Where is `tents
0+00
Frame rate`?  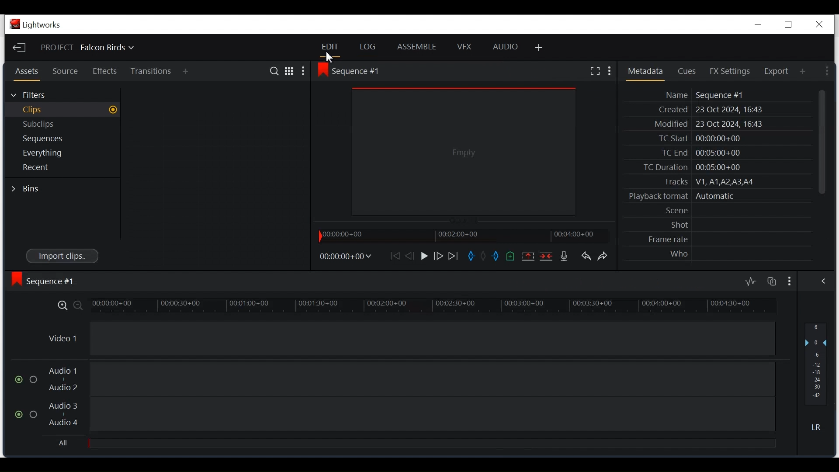 tents
0+00
Frame rate is located at coordinates (673, 239).